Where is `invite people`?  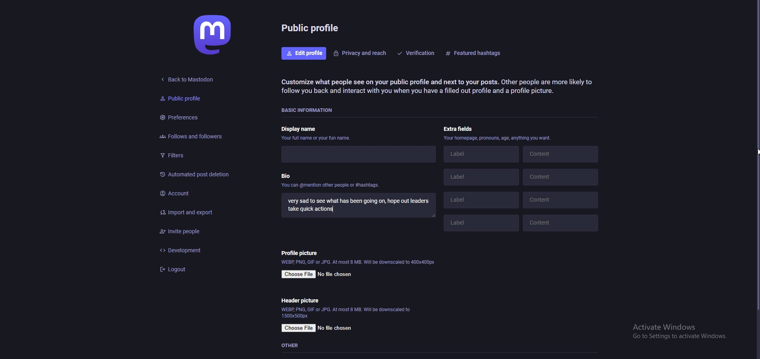 invite people is located at coordinates (196, 231).